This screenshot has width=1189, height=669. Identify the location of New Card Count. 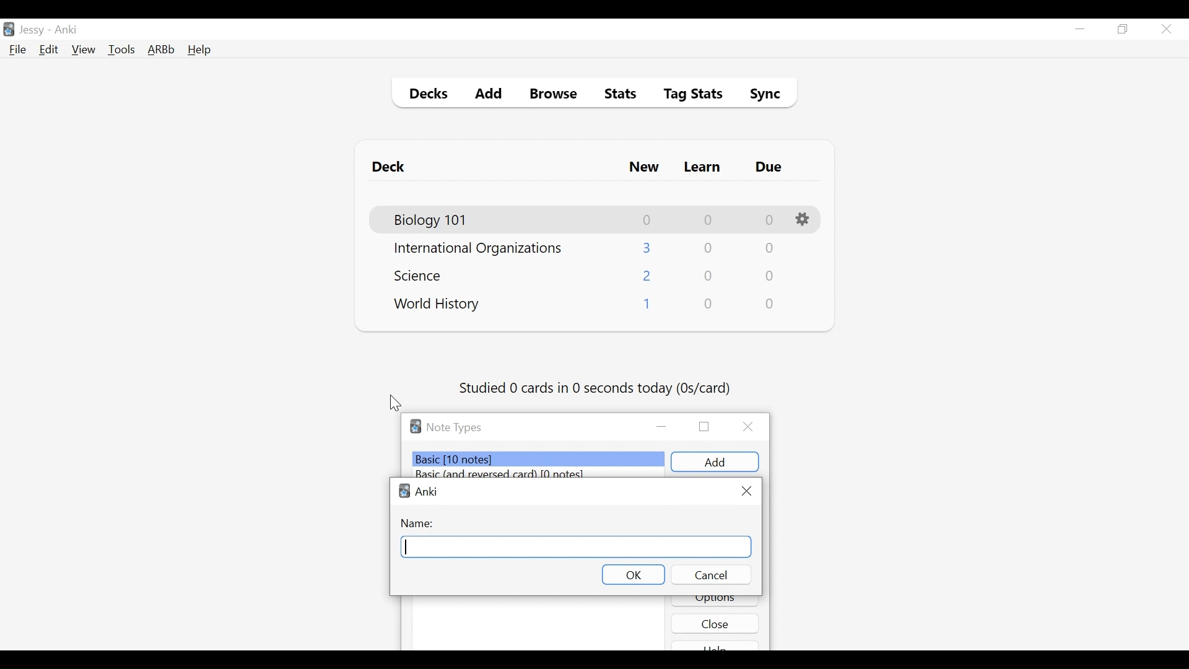
(648, 220).